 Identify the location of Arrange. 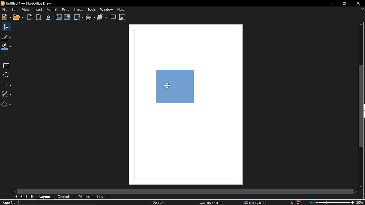
(102, 17).